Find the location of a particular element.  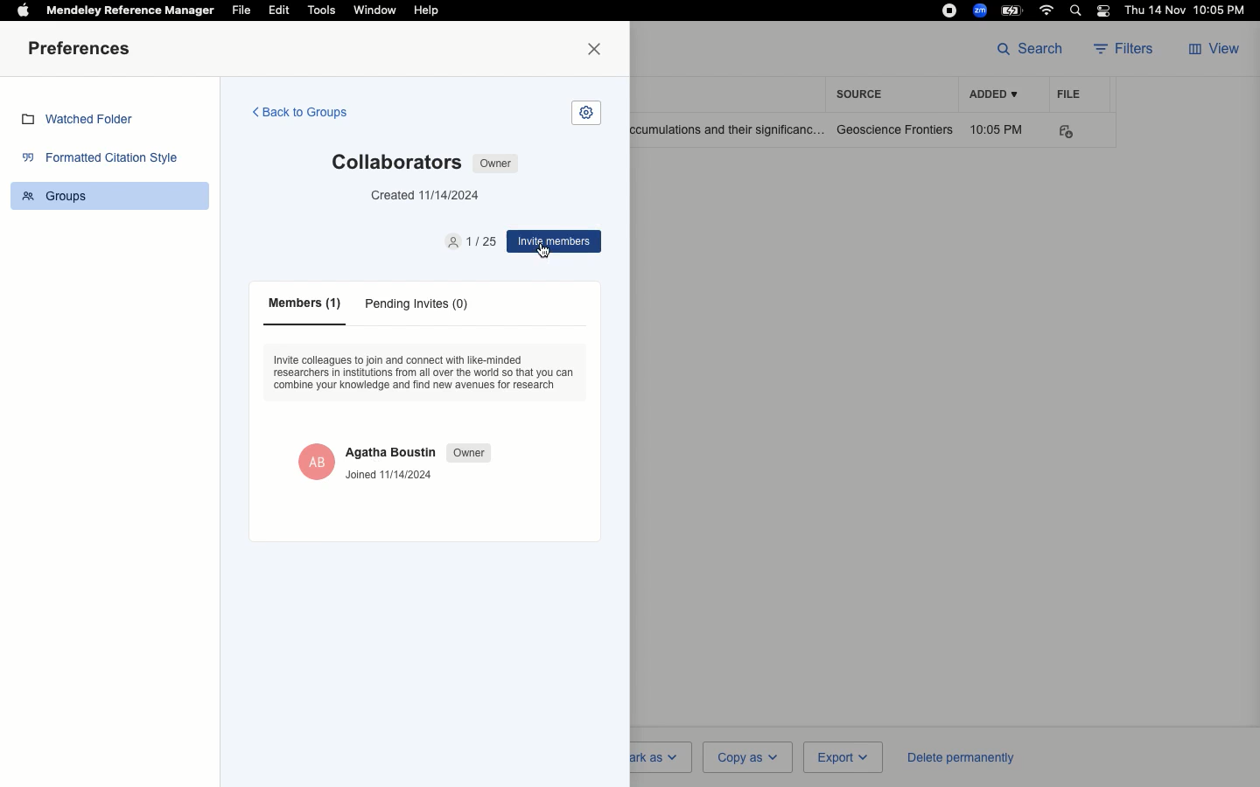

Close is located at coordinates (598, 50).